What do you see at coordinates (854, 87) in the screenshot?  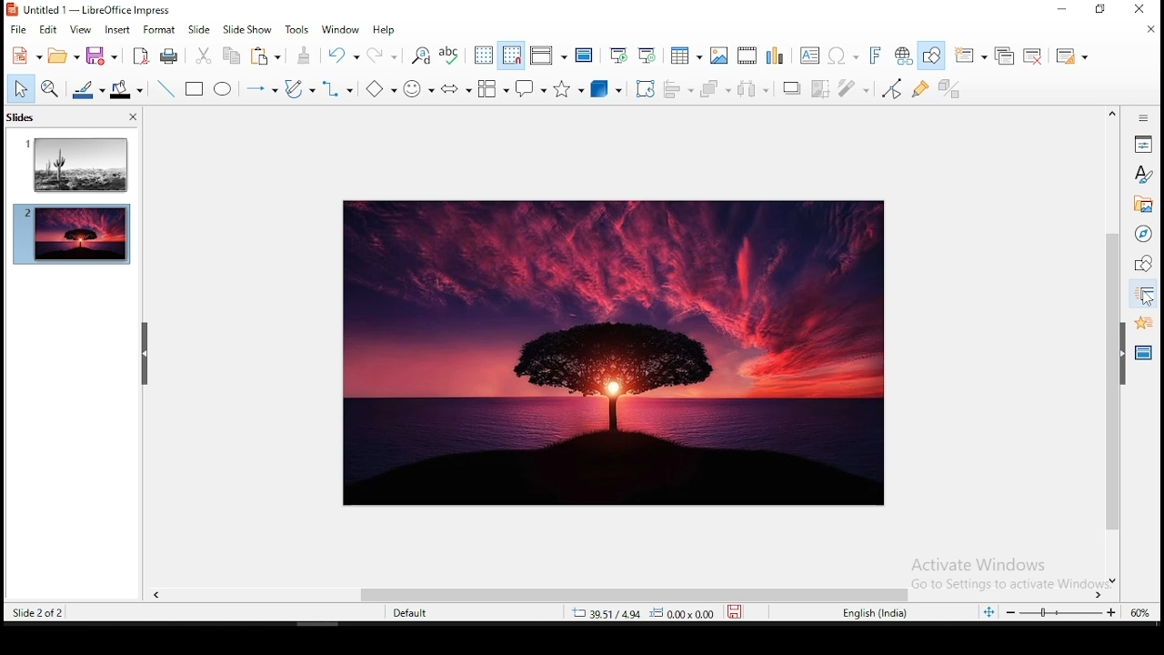 I see `filter` at bounding box center [854, 87].